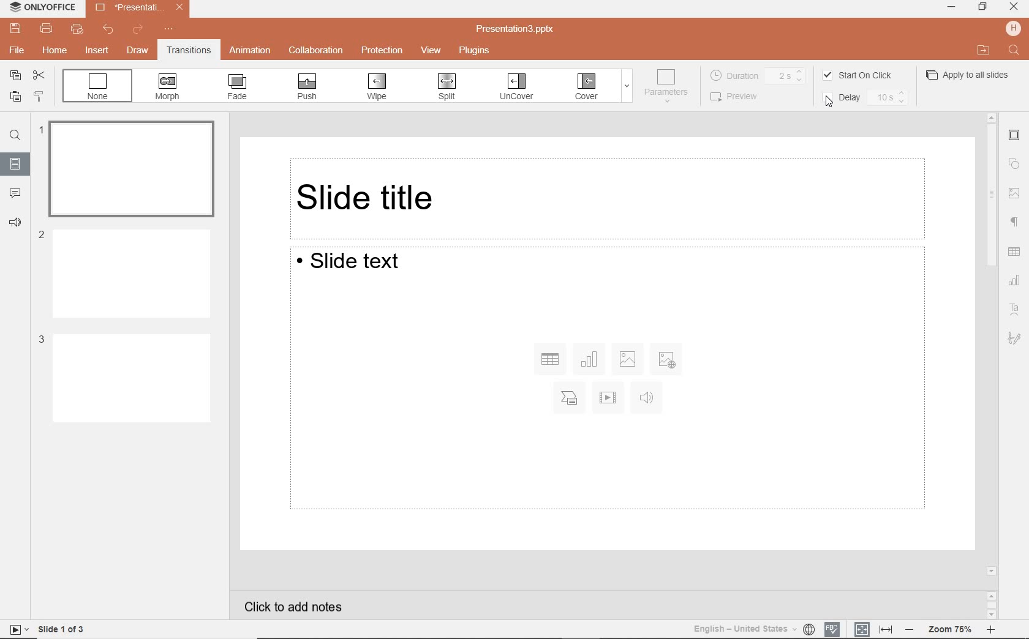  What do you see at coordinates (1016, 337) in the screenshot?
I see `text art` at bounding box center [1016, 337].